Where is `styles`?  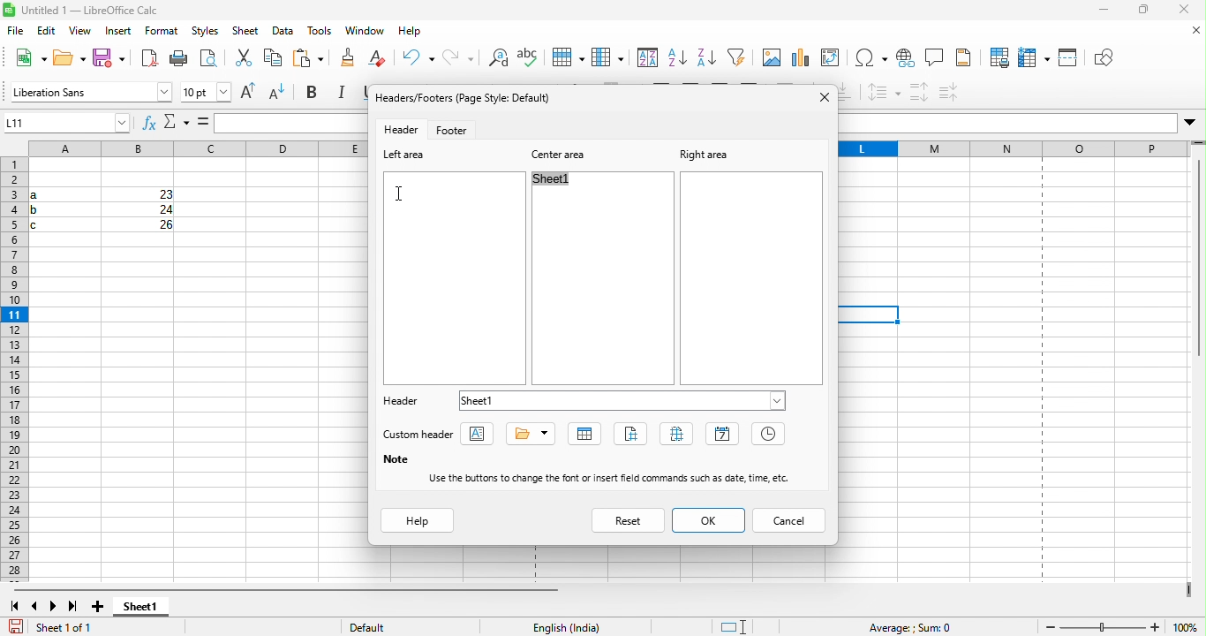
styles is located at coordinates (201, 34).